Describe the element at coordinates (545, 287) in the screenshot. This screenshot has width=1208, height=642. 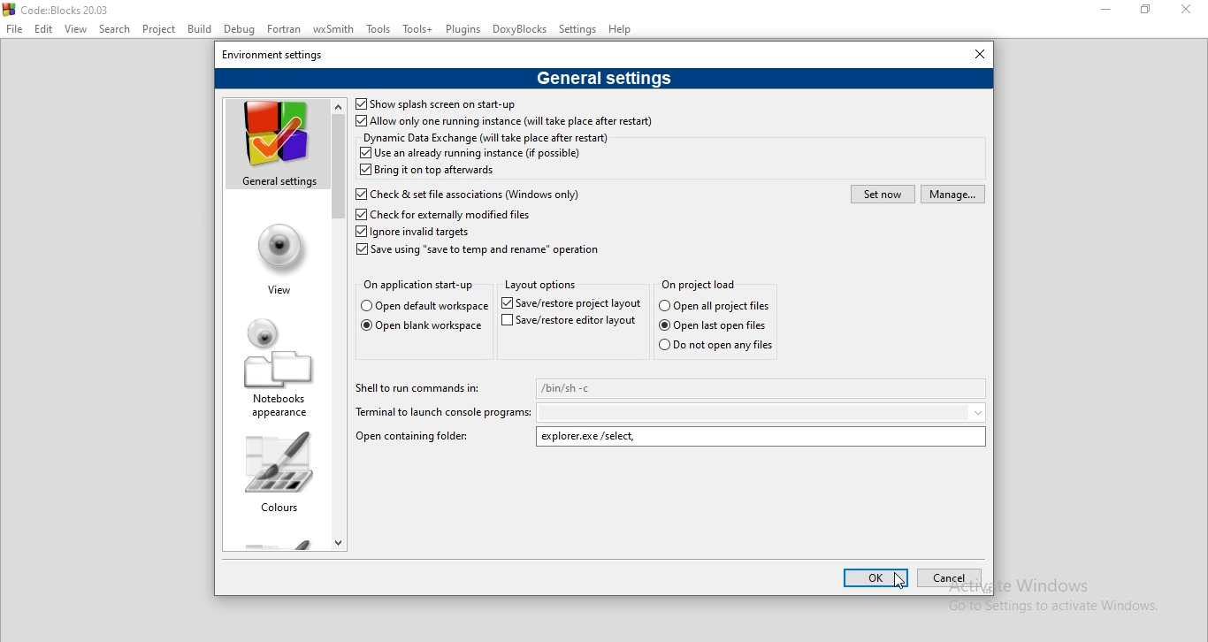
I see `Layout options` at that location.